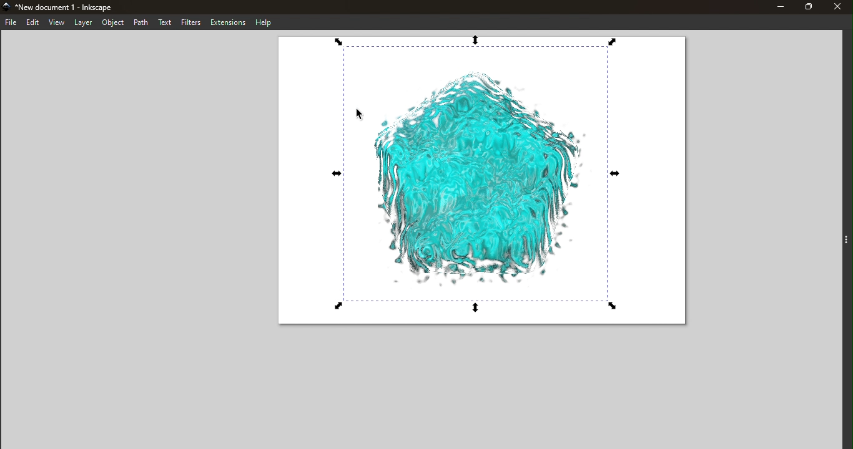  What do you see at coordinates (57, 24) in the screenshot?
I see `View` at bounding box center [57, 24].